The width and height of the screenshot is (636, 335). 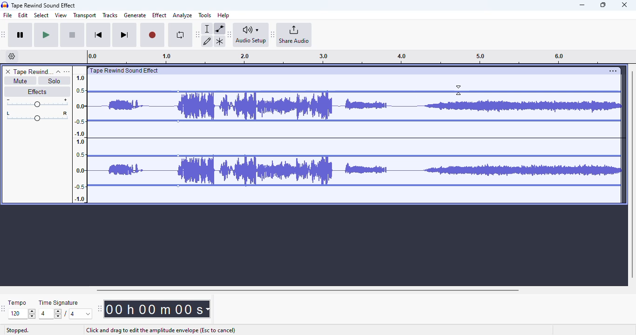 I want to click on track name, so click(x=33, y=72).